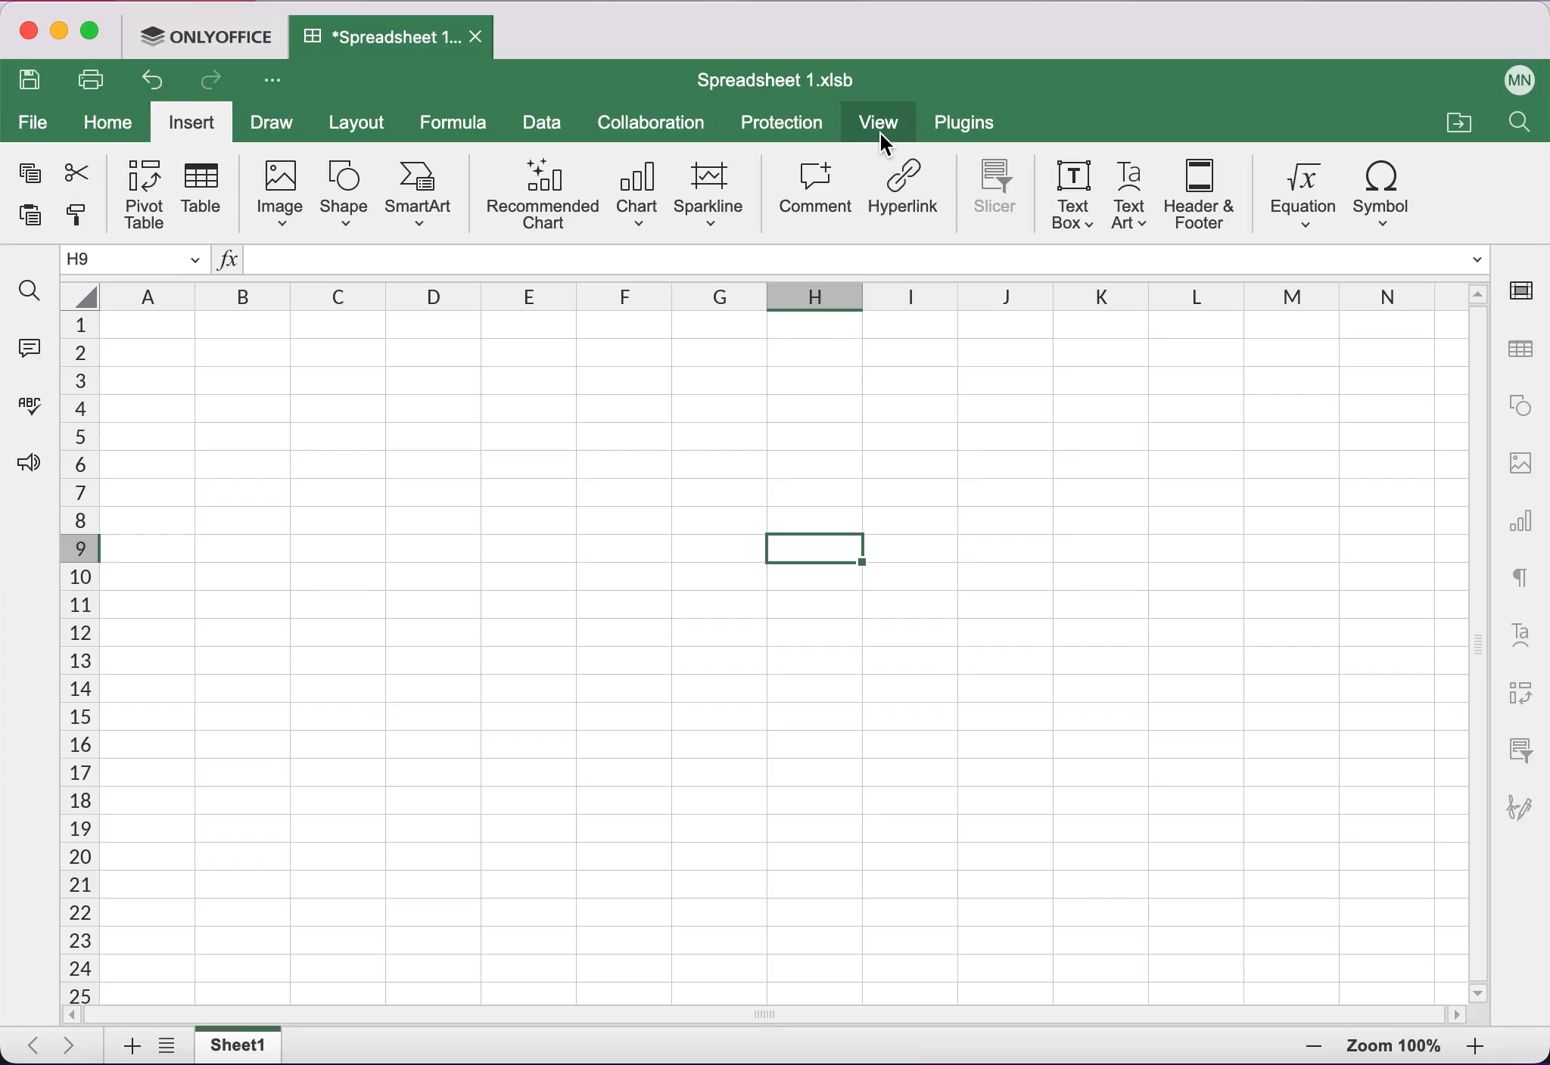 Image resolution: width=1550 pixels, height=1065 pixels. I want to click on user, so click(1511, 77).